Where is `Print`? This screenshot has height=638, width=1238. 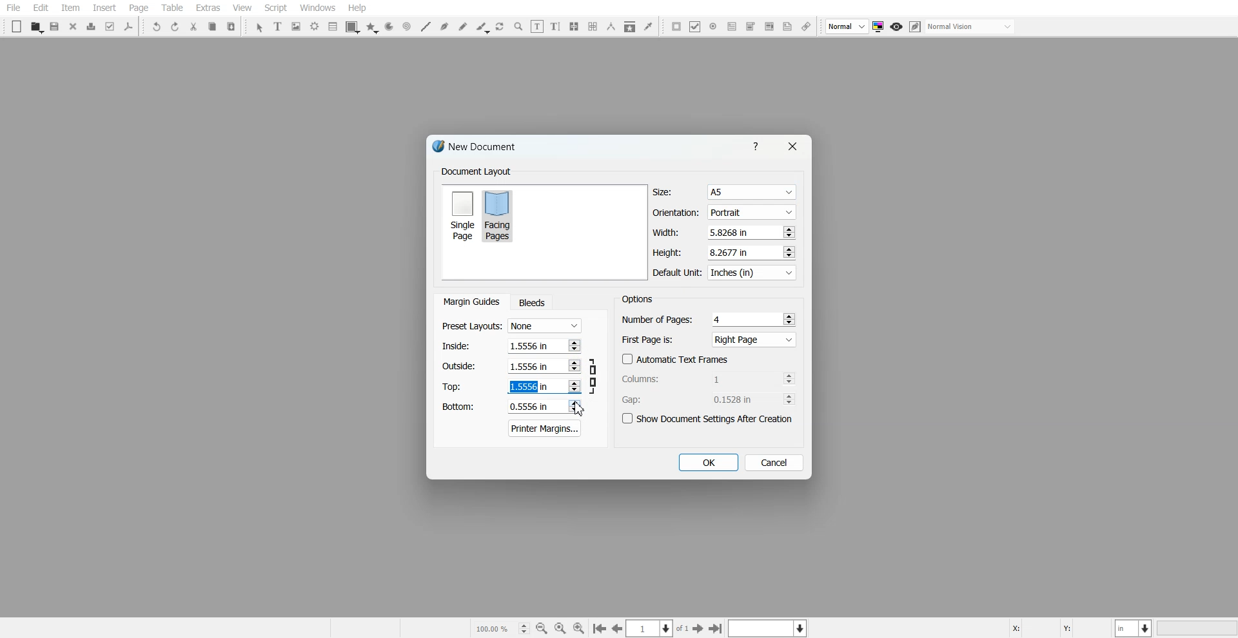 Print is located at coordinates (92, 26).